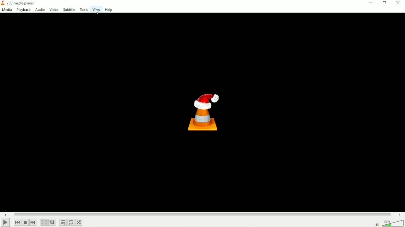  What do you see at coordinates (5, 223) in the screenshot?
I see `Play` at bounding box center [5, 223].